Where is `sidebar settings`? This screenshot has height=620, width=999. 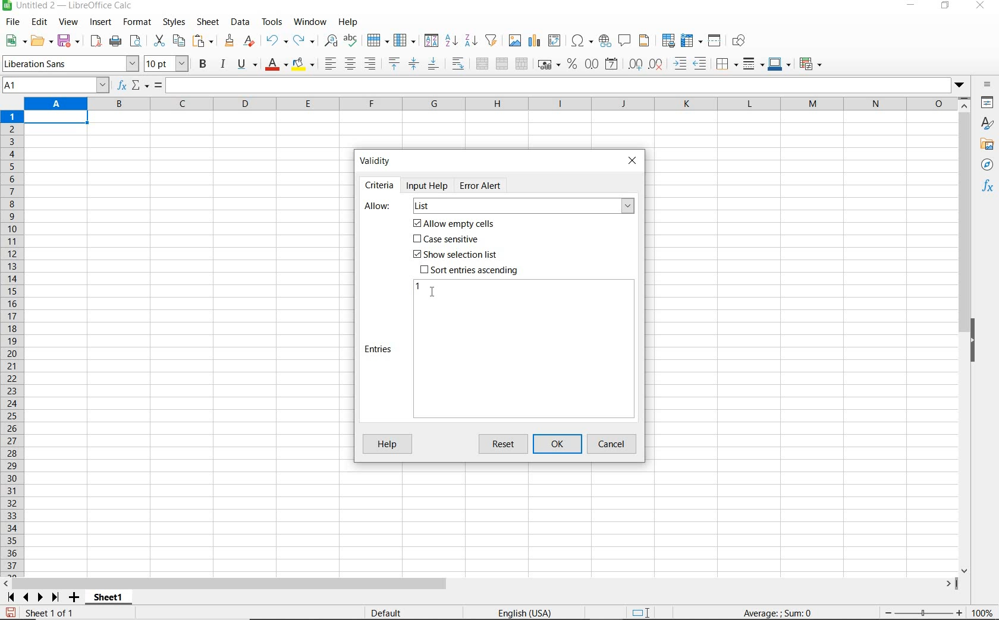 sidebar settings is located at coordinates (988, 86).